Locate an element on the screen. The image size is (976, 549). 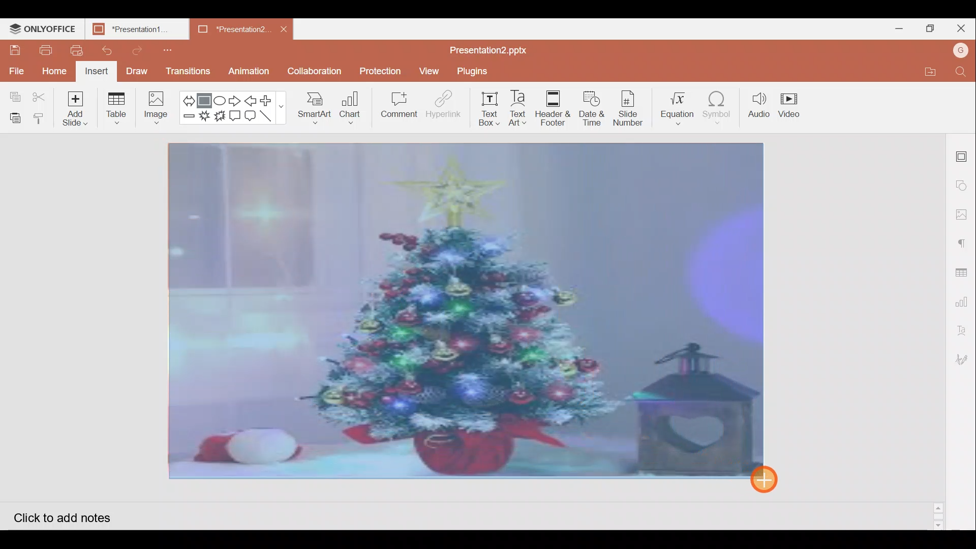
Close is located at coordinates (961, 27).